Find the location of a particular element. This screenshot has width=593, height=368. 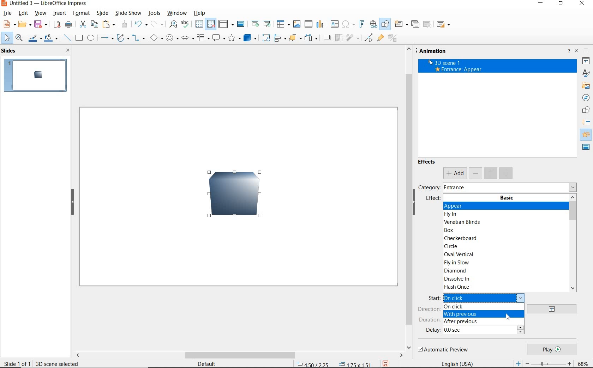

print is located at coordinates (68, 24).